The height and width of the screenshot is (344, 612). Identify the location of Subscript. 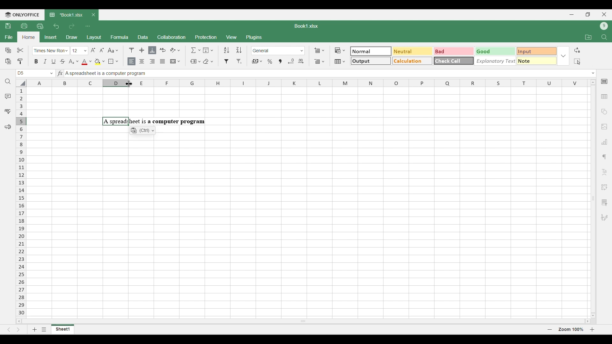
(73, 62).